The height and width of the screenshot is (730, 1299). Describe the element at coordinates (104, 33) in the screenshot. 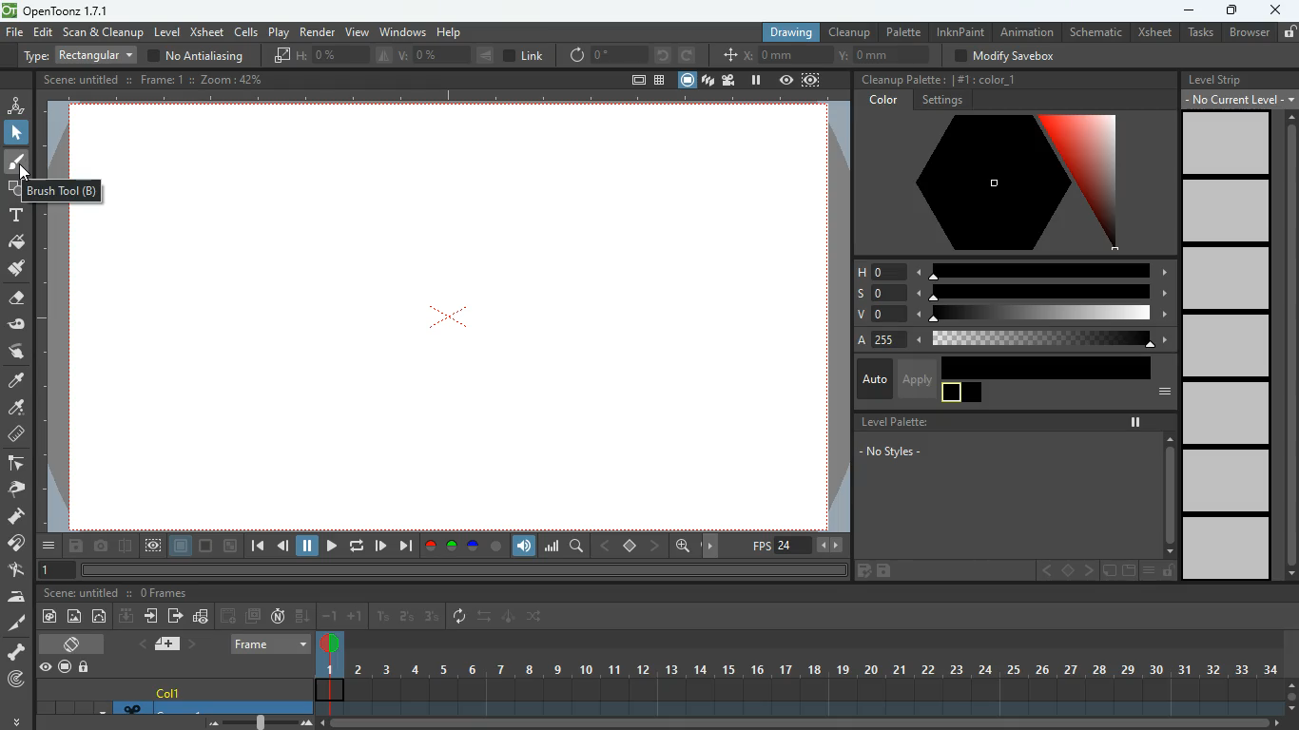

I see `scan & cleanup` at that location.